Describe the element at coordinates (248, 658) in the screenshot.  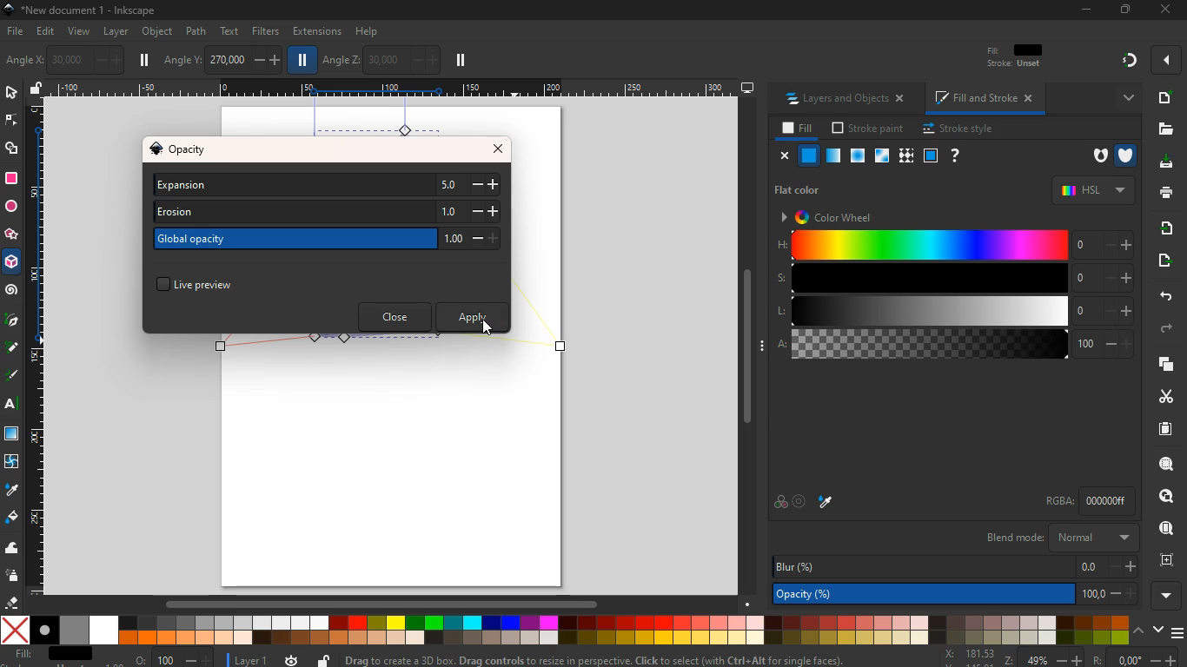
I see `layer` at that location.